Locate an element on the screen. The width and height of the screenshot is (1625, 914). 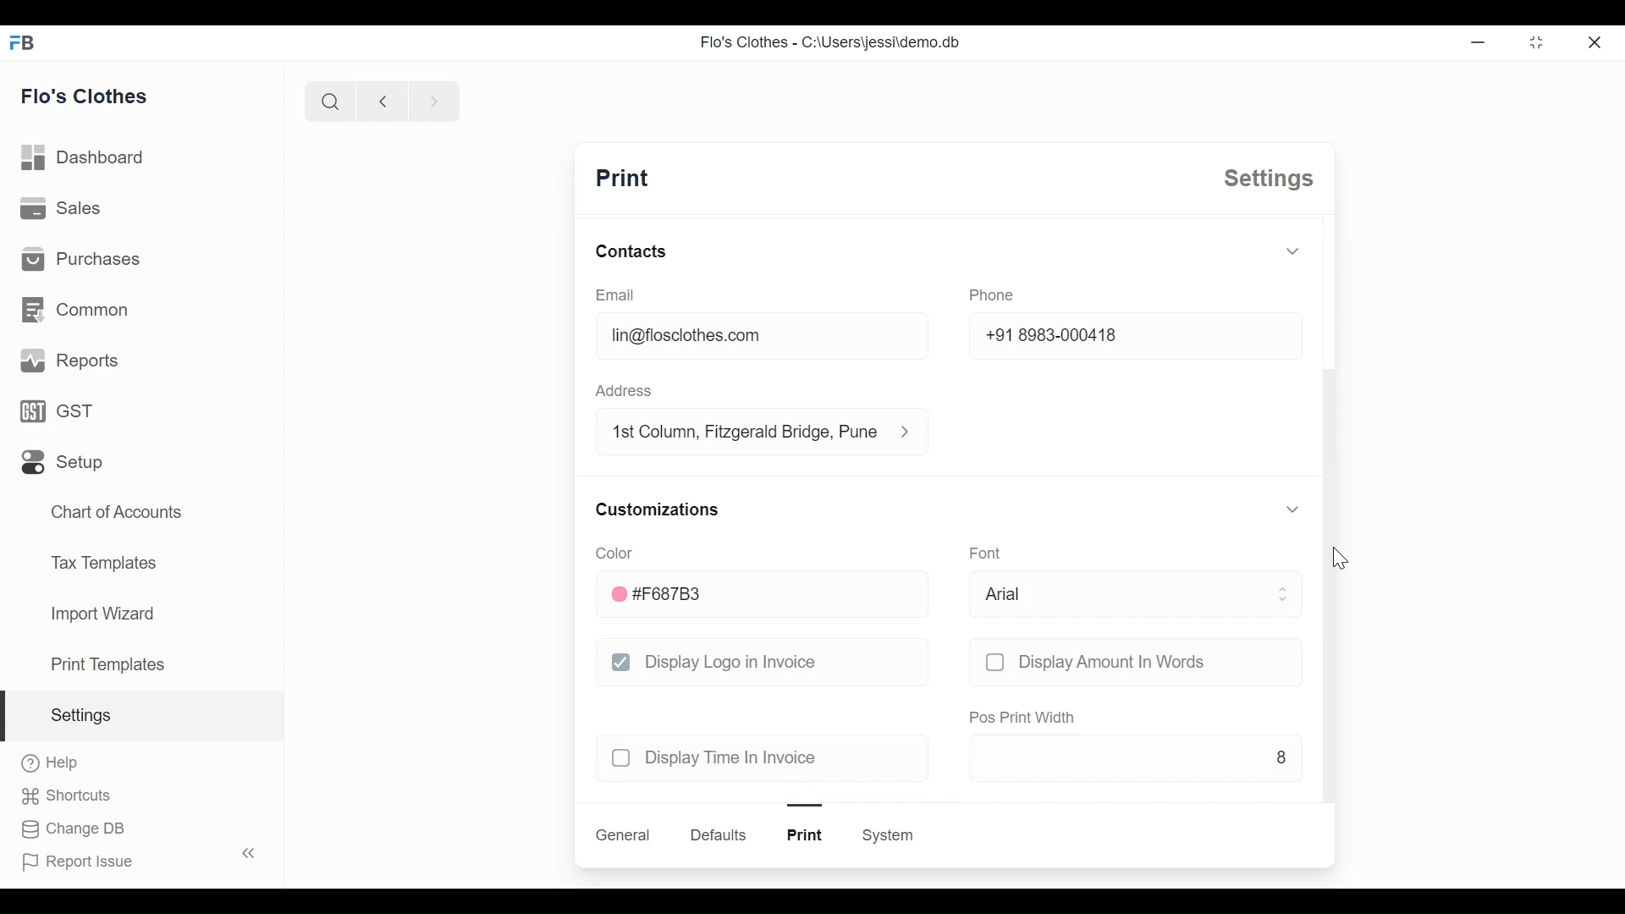
next is located at coordinates (435, 101).